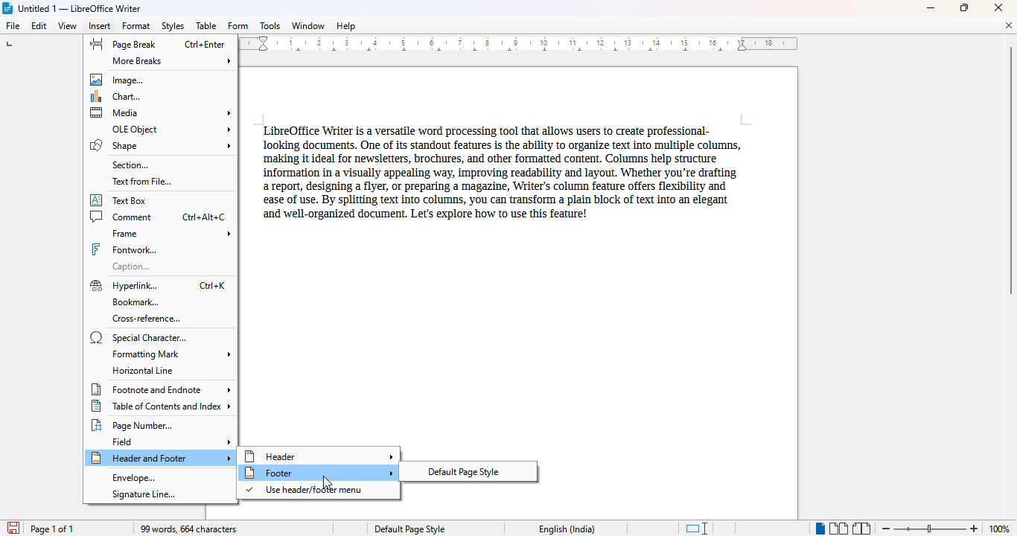 This screenshot has width=1017, height=536. Describe the element at coordinates (305, 490) in the screenshot. I see `use header/footer menu` at that location.